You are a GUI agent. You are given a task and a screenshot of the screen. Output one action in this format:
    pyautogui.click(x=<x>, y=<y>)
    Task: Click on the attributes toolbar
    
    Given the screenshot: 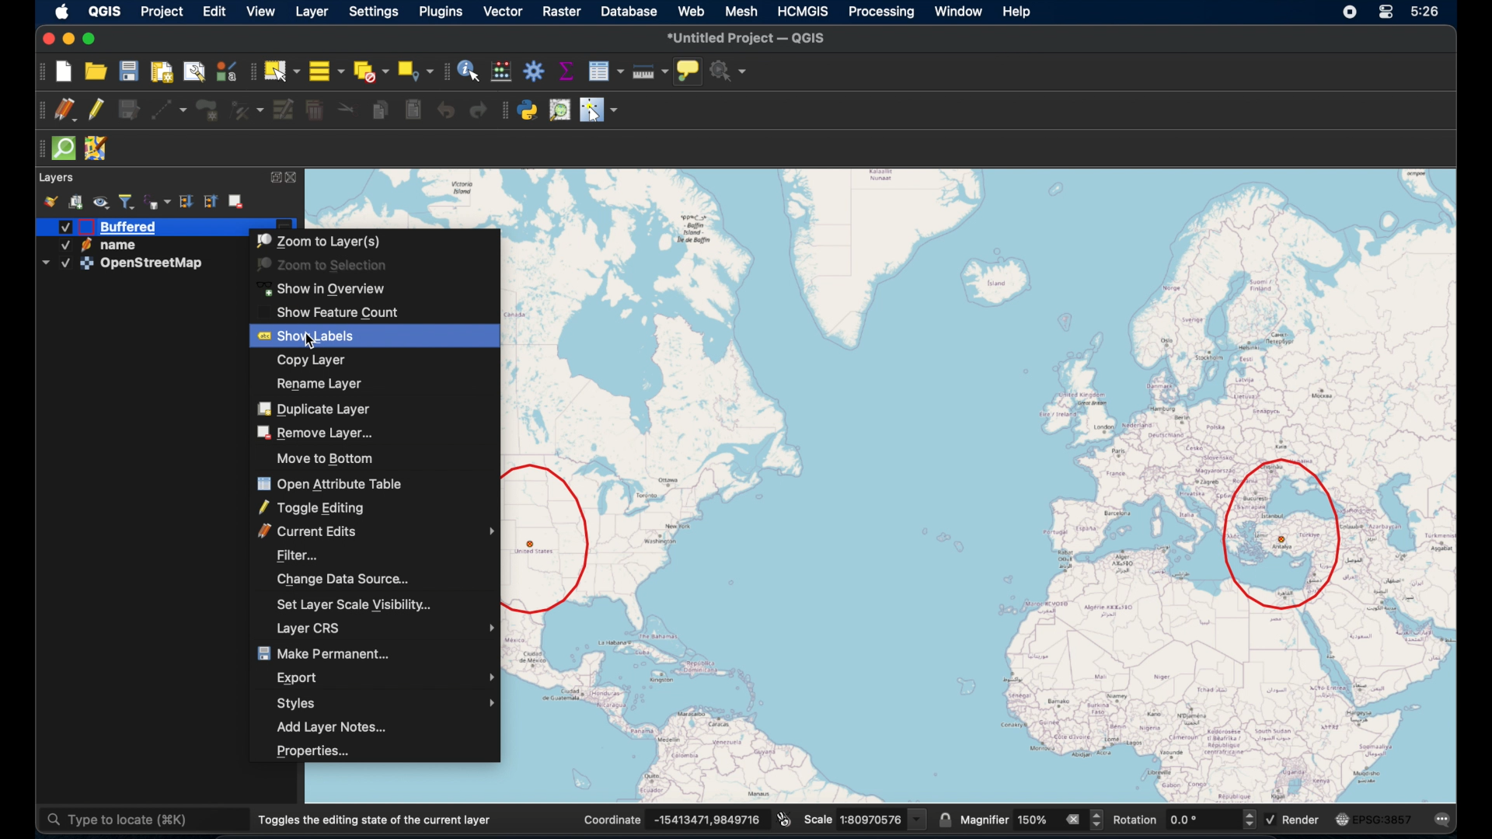 What is the action you would take?
    pyautogui.click(x=444, y=71)
    